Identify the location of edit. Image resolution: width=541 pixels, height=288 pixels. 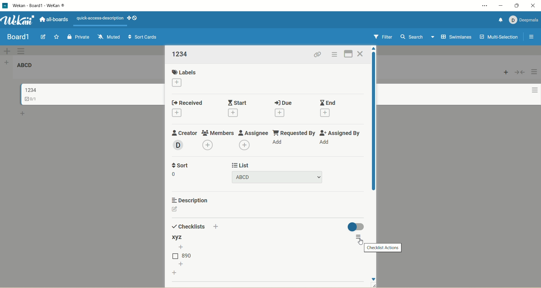
(176, 210).